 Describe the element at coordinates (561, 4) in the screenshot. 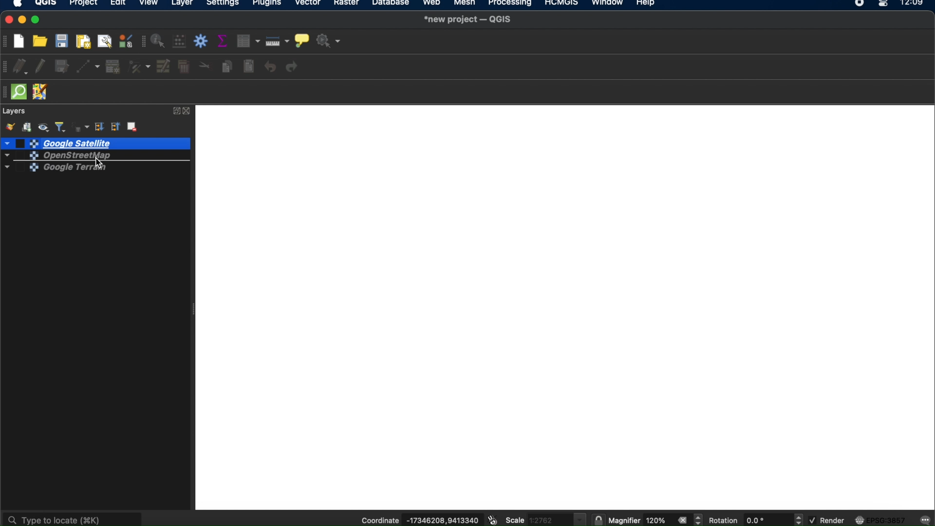

I see `HCMGIS` at that location.